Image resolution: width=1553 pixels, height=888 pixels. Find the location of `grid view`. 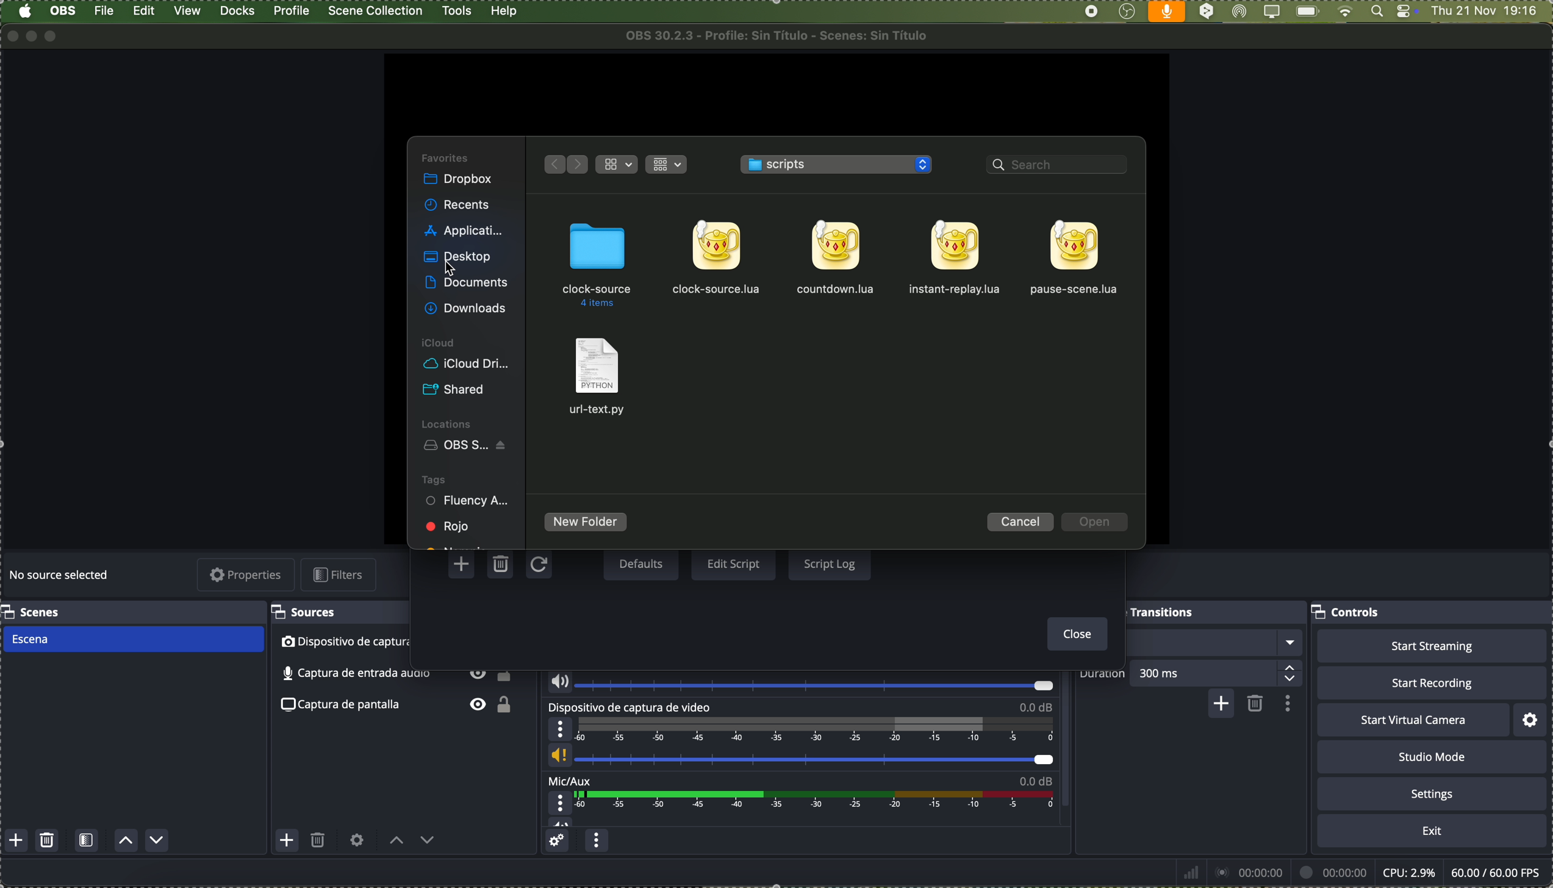

grid view is located at coordinates (618, 165).